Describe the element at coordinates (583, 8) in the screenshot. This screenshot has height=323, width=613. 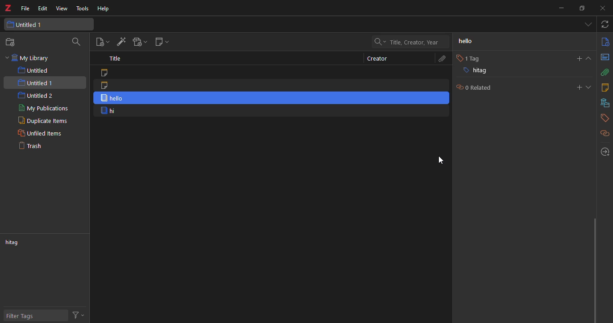
I see `maximize` at that location.